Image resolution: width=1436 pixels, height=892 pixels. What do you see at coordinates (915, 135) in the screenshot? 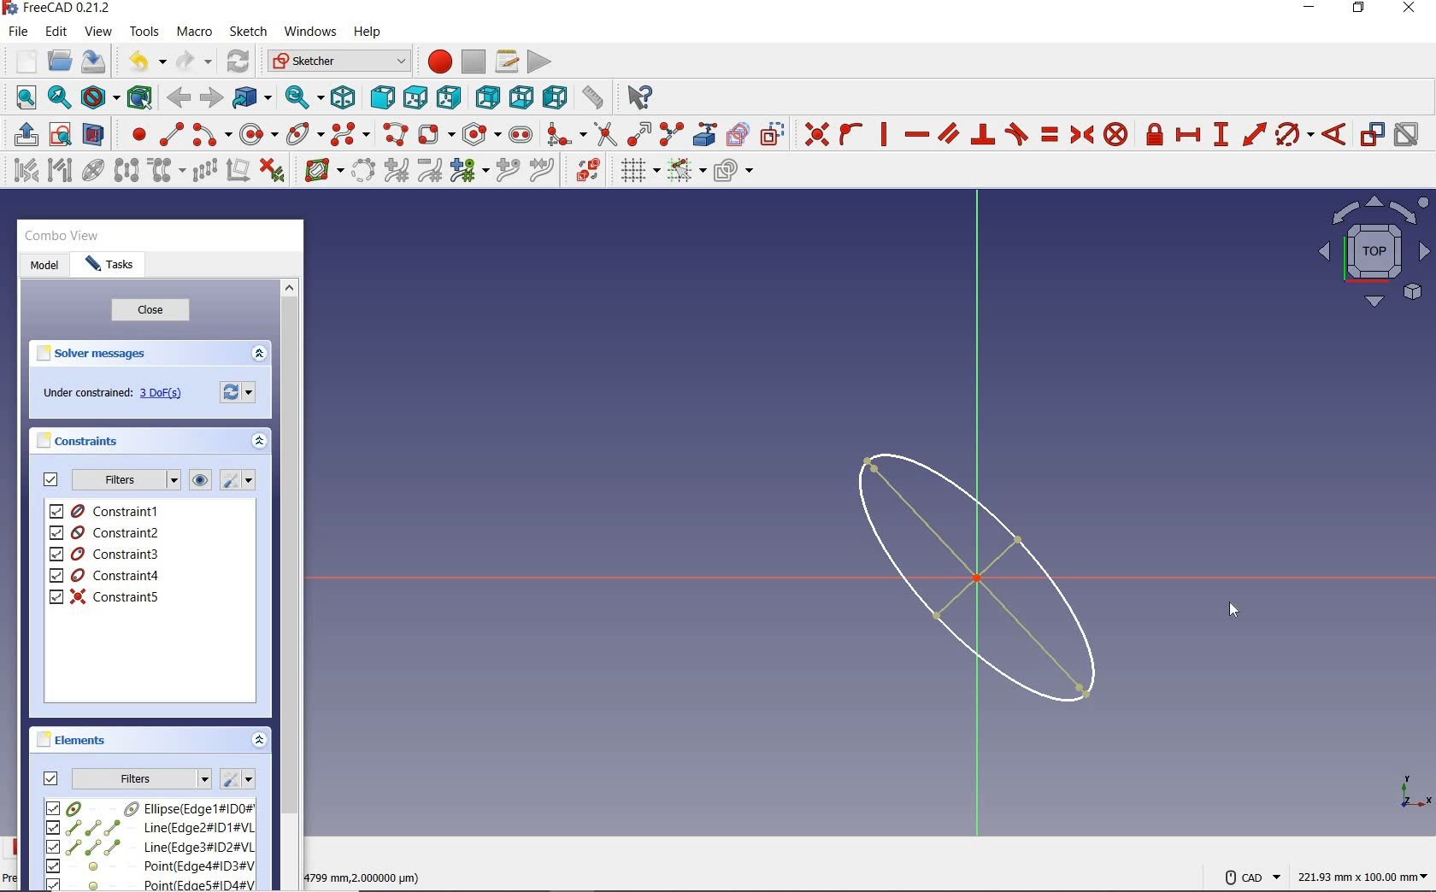
I see `constrain horizontally` at bounding box center [915, 135].